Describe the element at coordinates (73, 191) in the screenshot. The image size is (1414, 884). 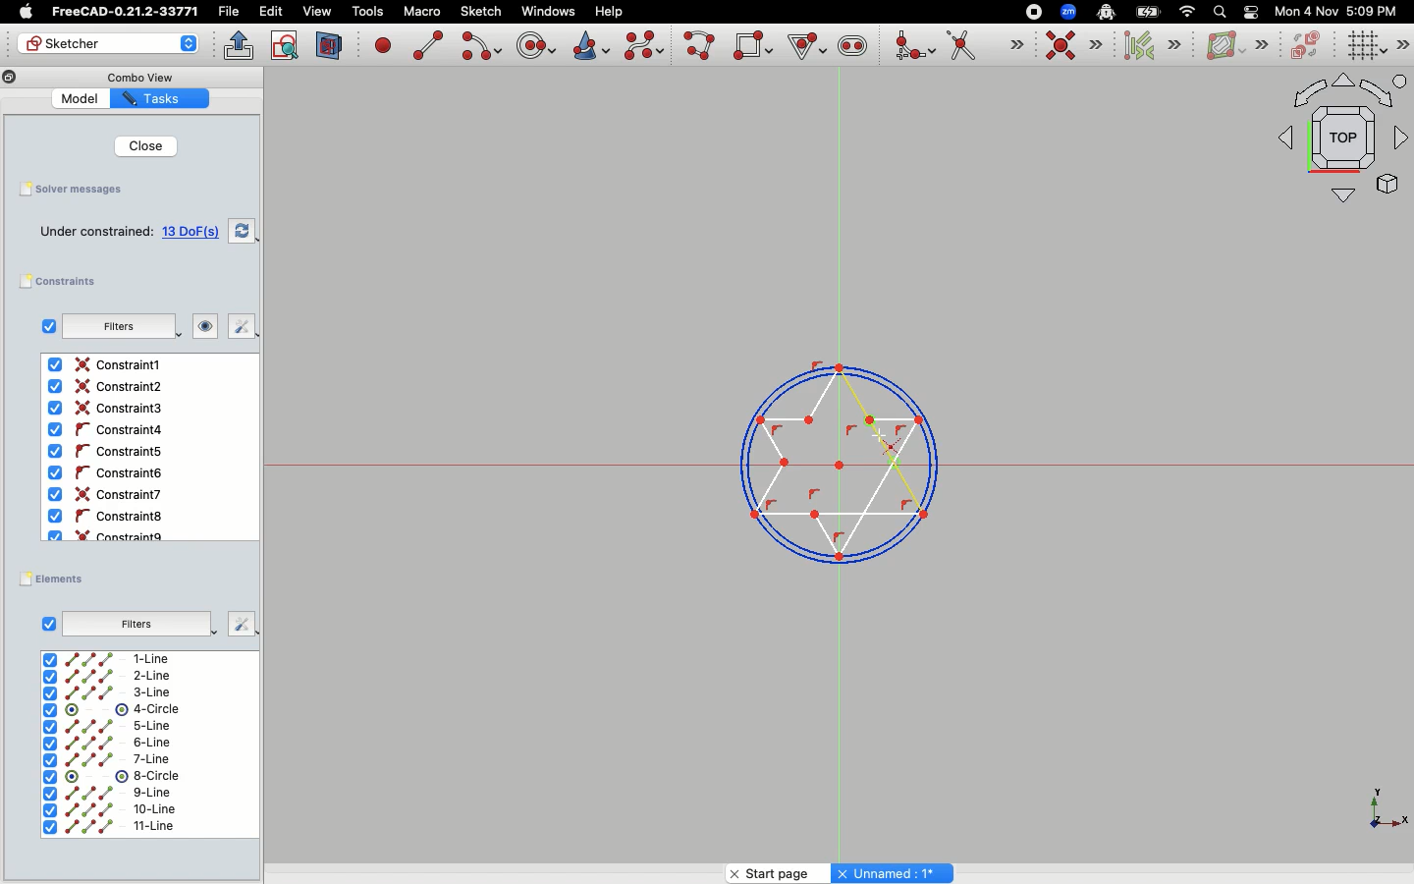
I see `Solver messages` at that location.